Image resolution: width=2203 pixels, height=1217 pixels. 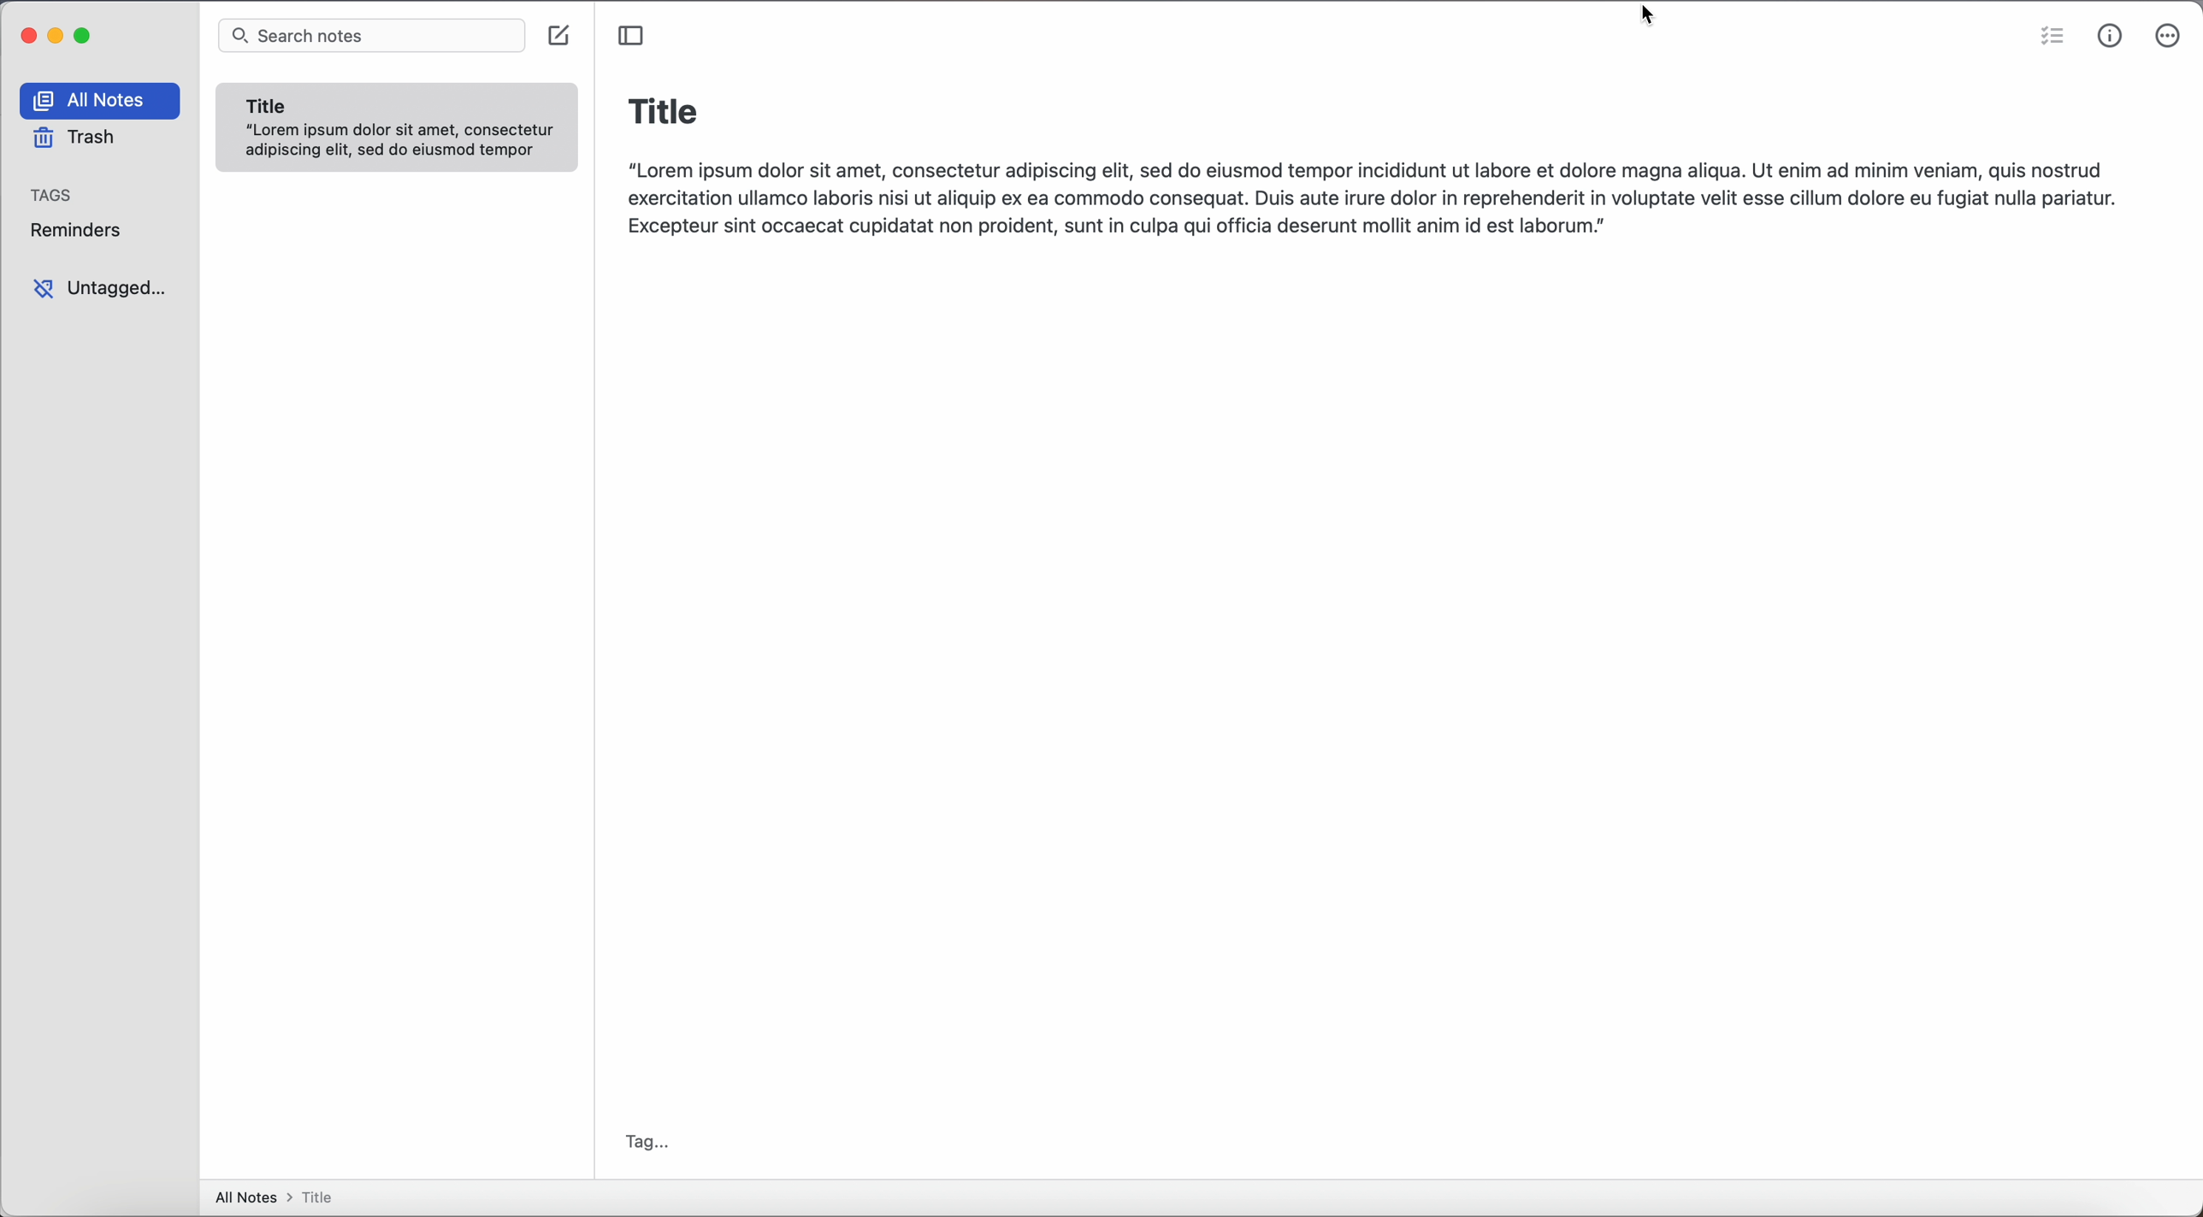 What do you see at coordinates (2111, 36) in the screenshot?
I see `metrics` at bounding box center [2111, 36].